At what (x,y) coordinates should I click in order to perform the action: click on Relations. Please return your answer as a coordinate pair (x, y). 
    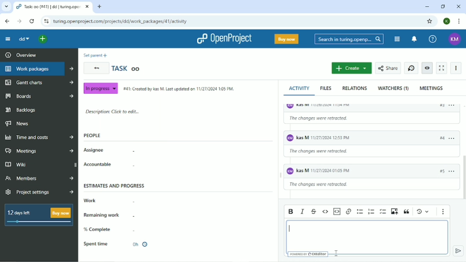
    Looking at the image, I should click on (355, 88).